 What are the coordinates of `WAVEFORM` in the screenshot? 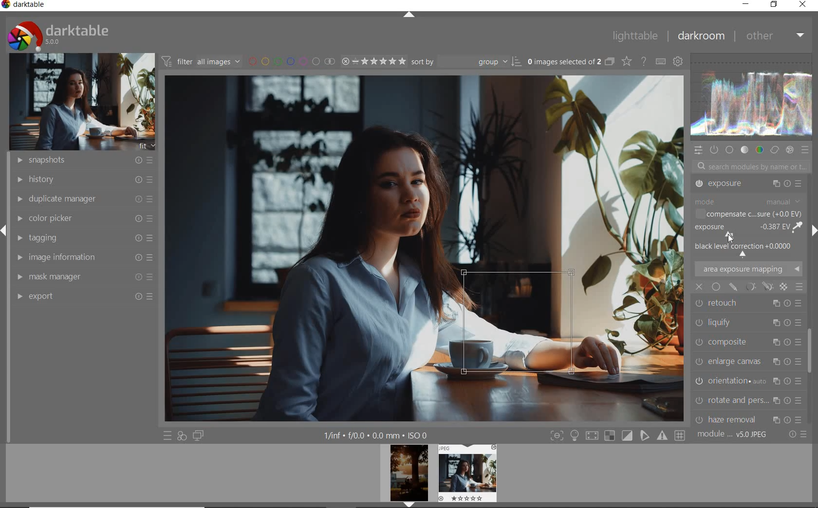 It's located at (752, 96).